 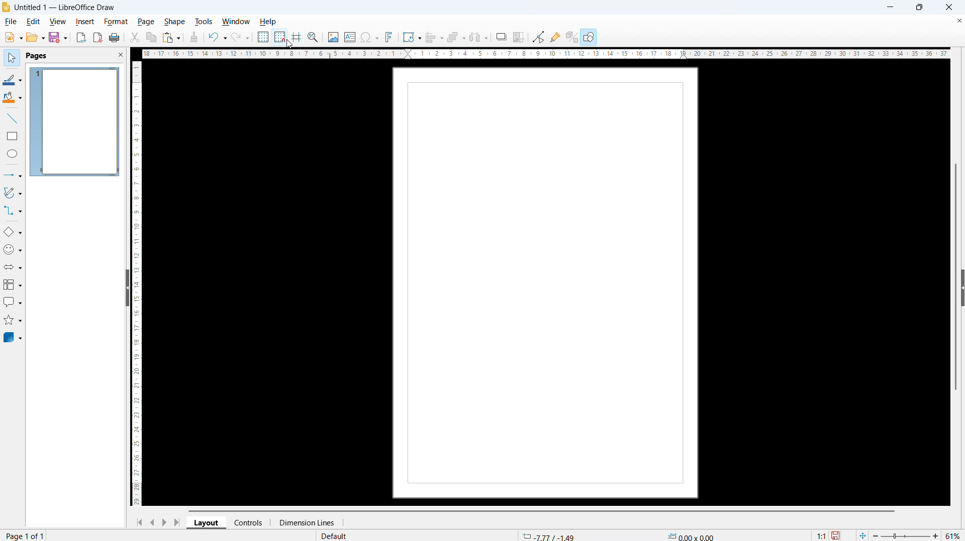 What do you see at coordinates (59, 38) in the screenshot?
I see `Save ` at bounding box center [59, 38].